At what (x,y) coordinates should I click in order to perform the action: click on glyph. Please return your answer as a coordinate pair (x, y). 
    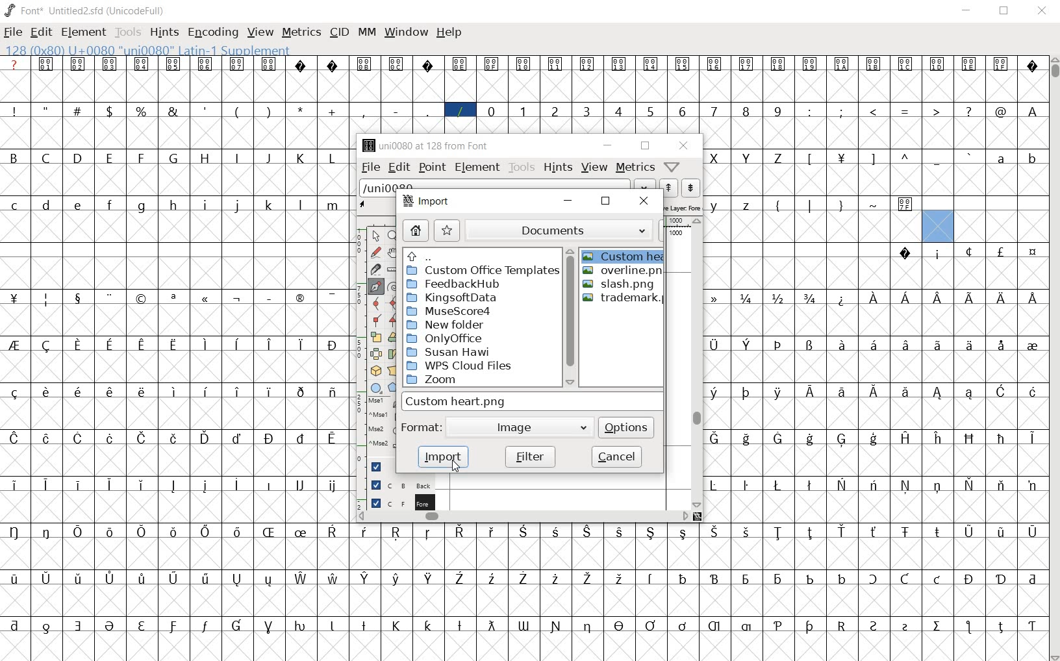
    Looking at the image, I should click on (173, 157).